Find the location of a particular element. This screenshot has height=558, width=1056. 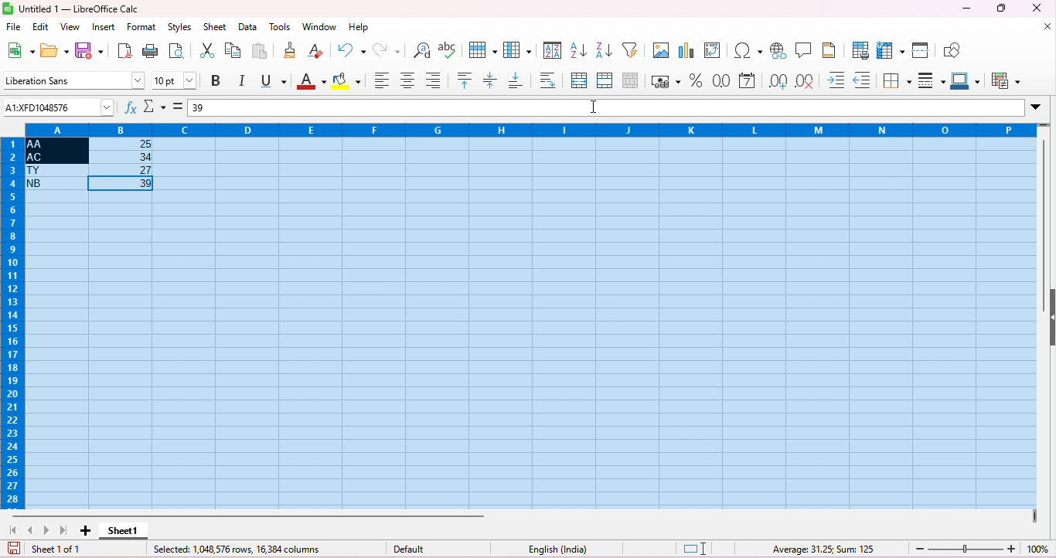

insert hyperlink is located at coordinates (778, 50).